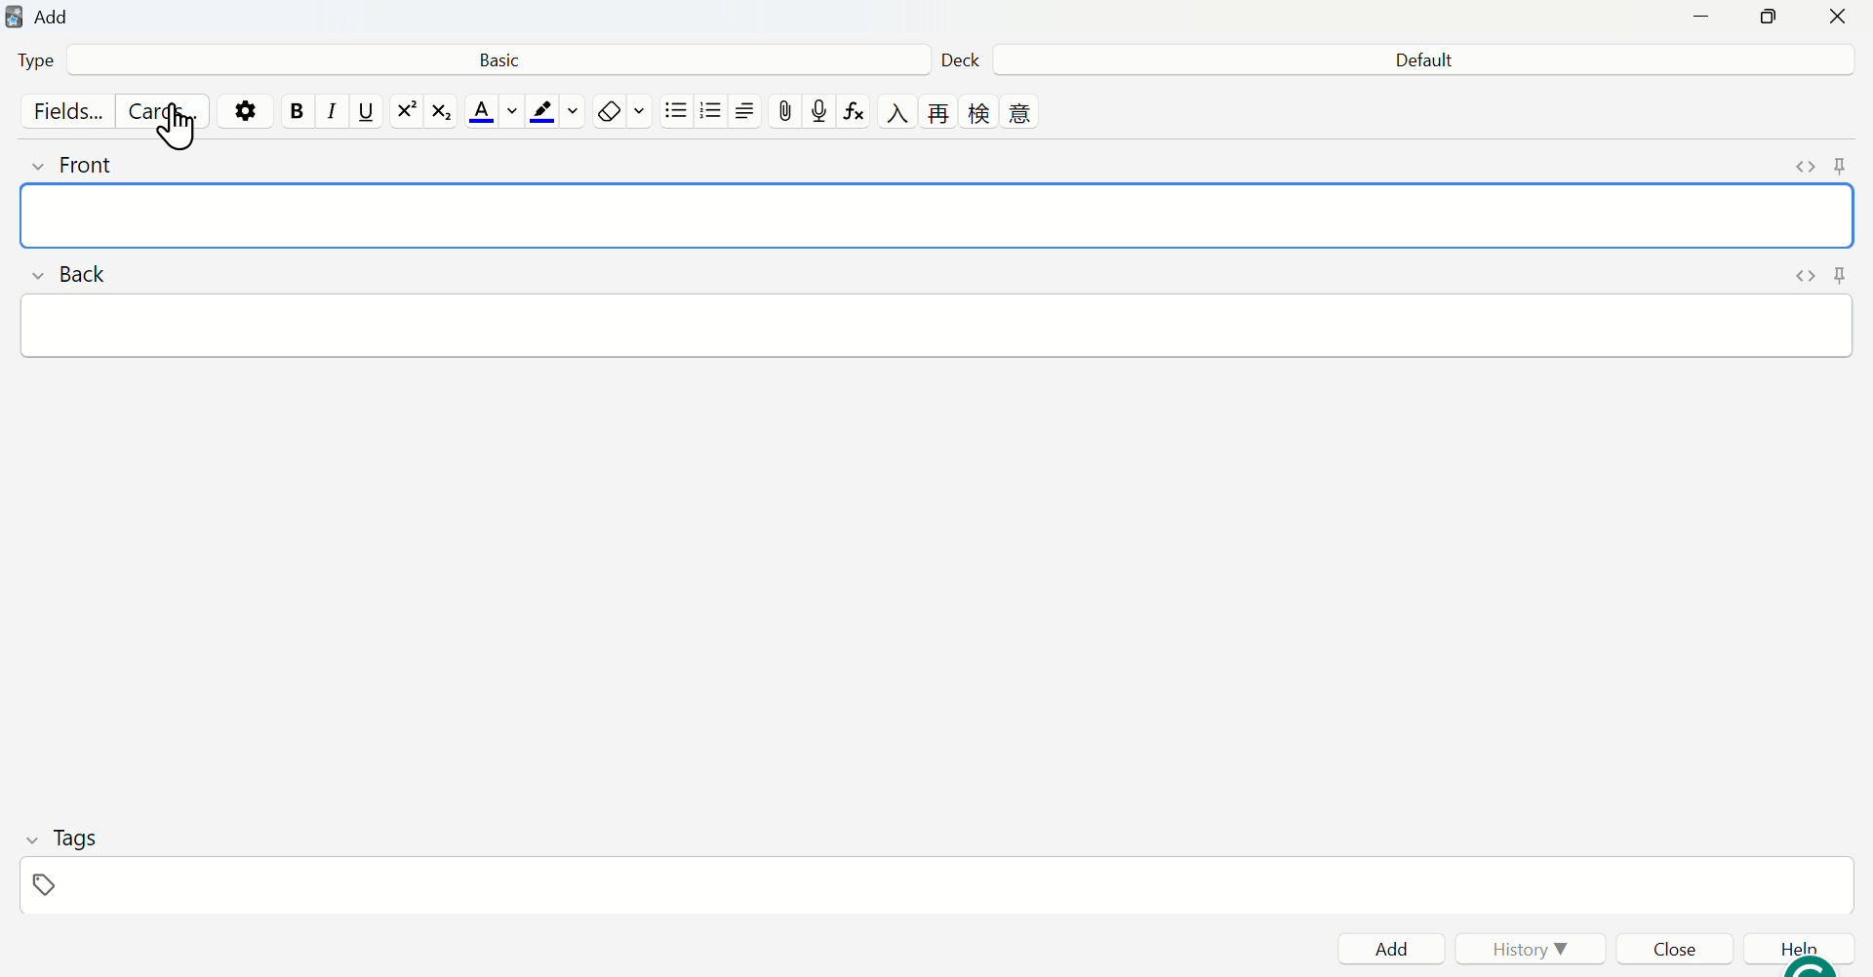 Image resolution: width=1873 pixels, height=977 pixels. I want to click on Equations, so click(858, 112).